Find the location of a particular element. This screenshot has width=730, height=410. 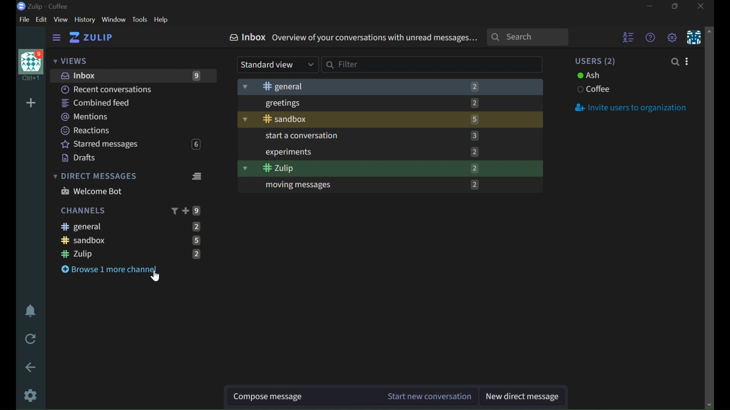

SHOW USER LIVE is located at coordinates (629, 36).